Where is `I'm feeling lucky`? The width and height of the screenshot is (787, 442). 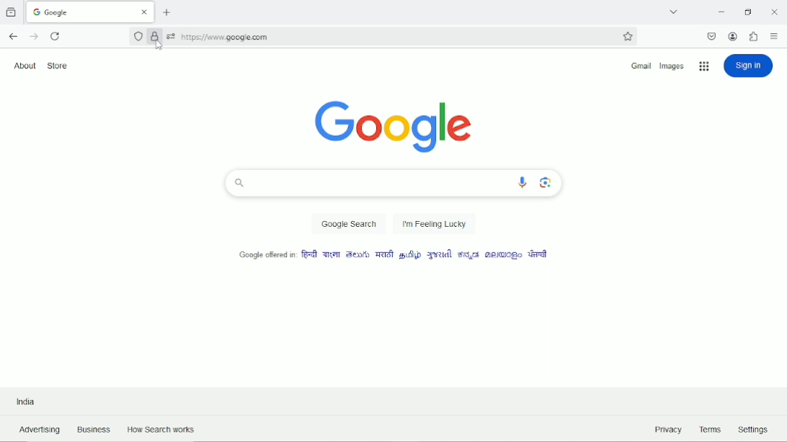 I'm feeling lucky is located at coordinates (435, 224).